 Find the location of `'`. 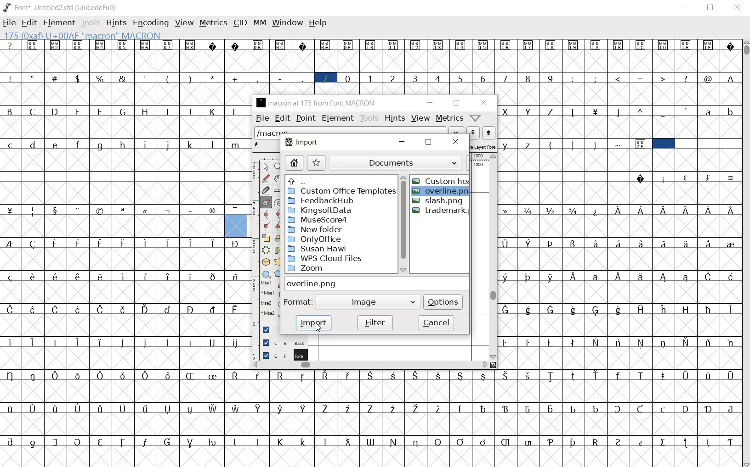

' is located at coordinates (145, 78).